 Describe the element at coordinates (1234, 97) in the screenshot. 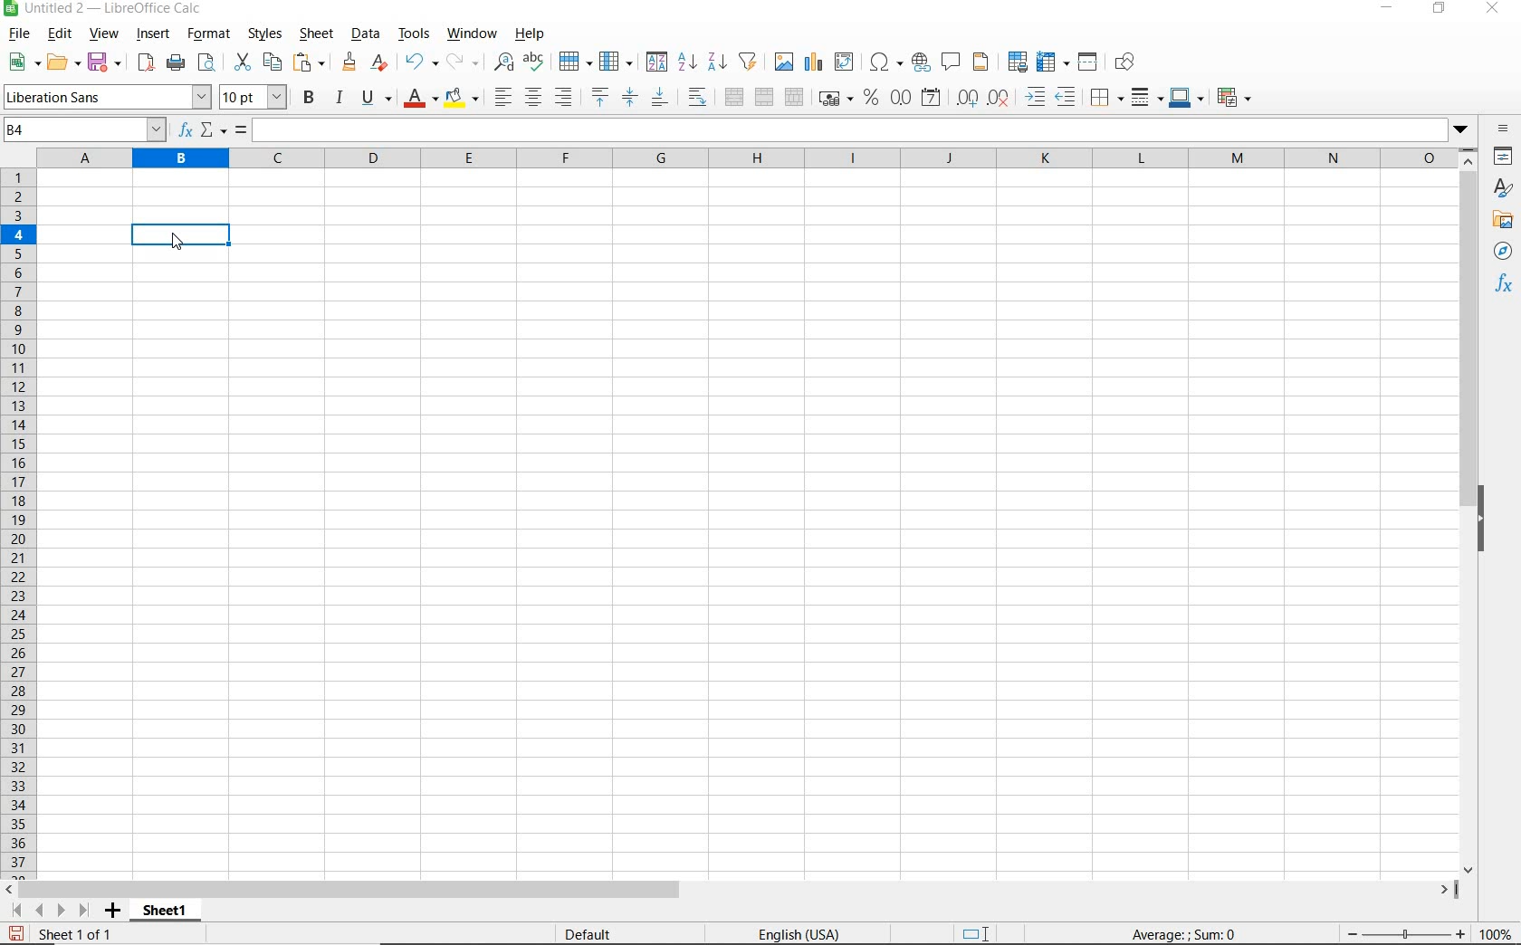

I see `conditional` at that location.